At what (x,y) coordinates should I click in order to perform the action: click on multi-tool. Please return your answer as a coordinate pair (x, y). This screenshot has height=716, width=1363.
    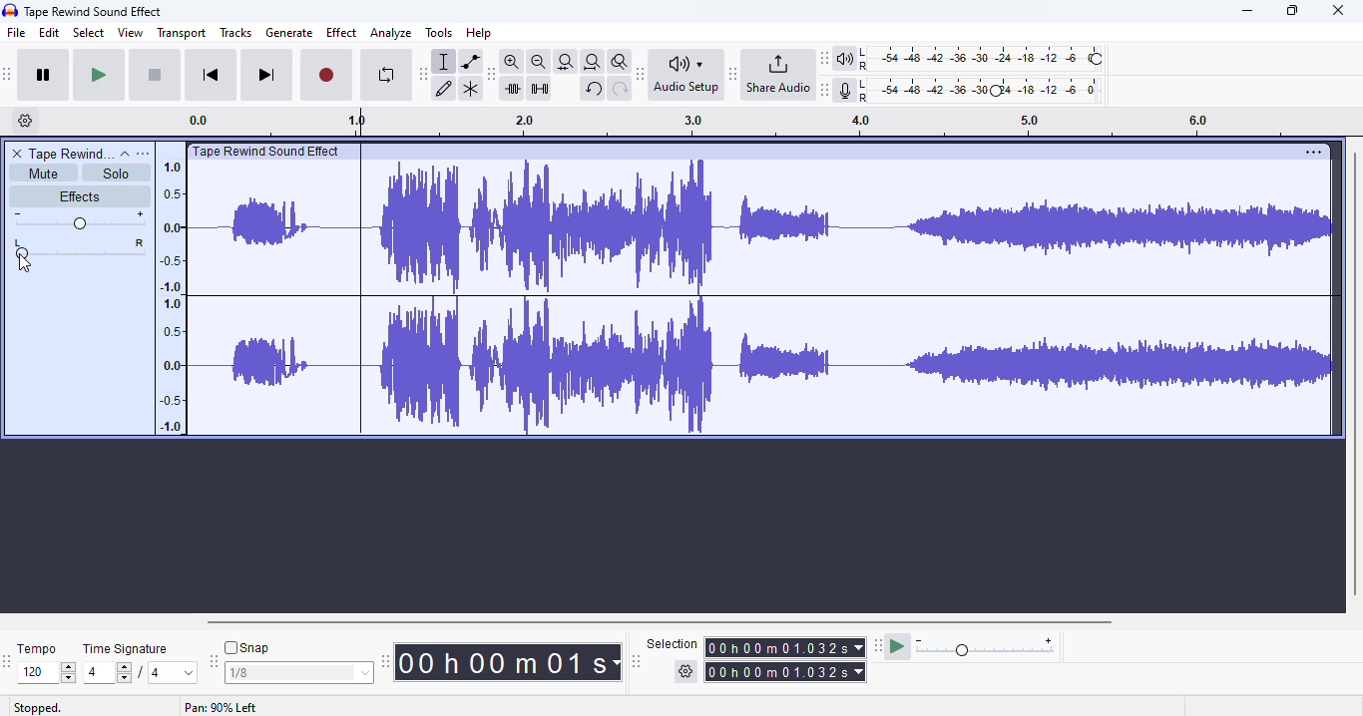
    Looking at the image, I should click on (471, 90).